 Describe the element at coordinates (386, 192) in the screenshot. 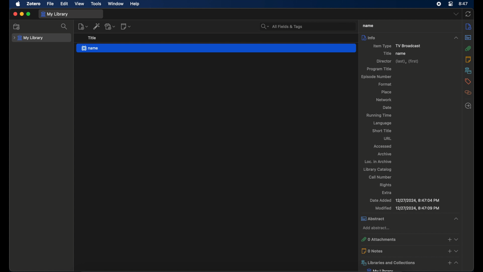

I see `extra` at that location.